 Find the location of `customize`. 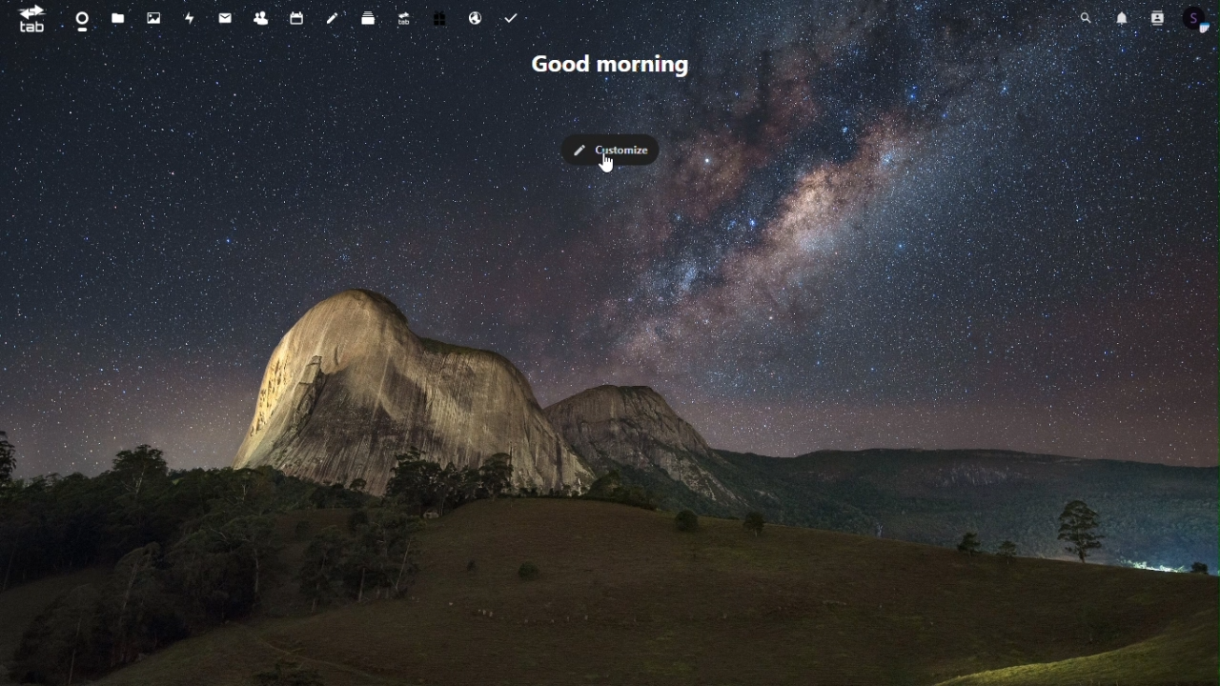

customize is located at coordinates (611, 150).